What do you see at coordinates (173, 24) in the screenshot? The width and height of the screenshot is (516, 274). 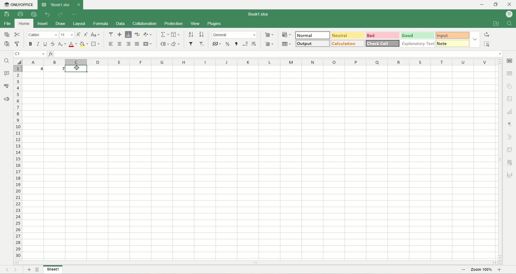 I see `protection` at bounding box center [173, 24].